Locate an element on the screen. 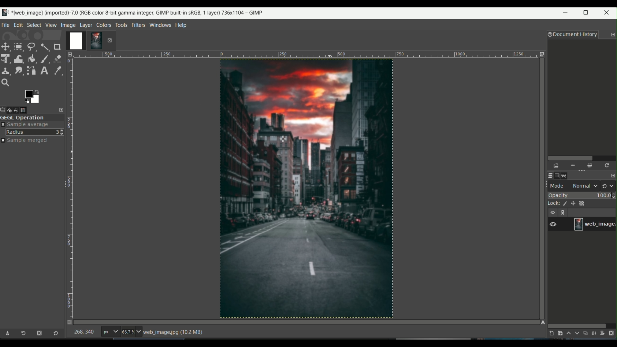  device status is located at coordinates (12, 110).